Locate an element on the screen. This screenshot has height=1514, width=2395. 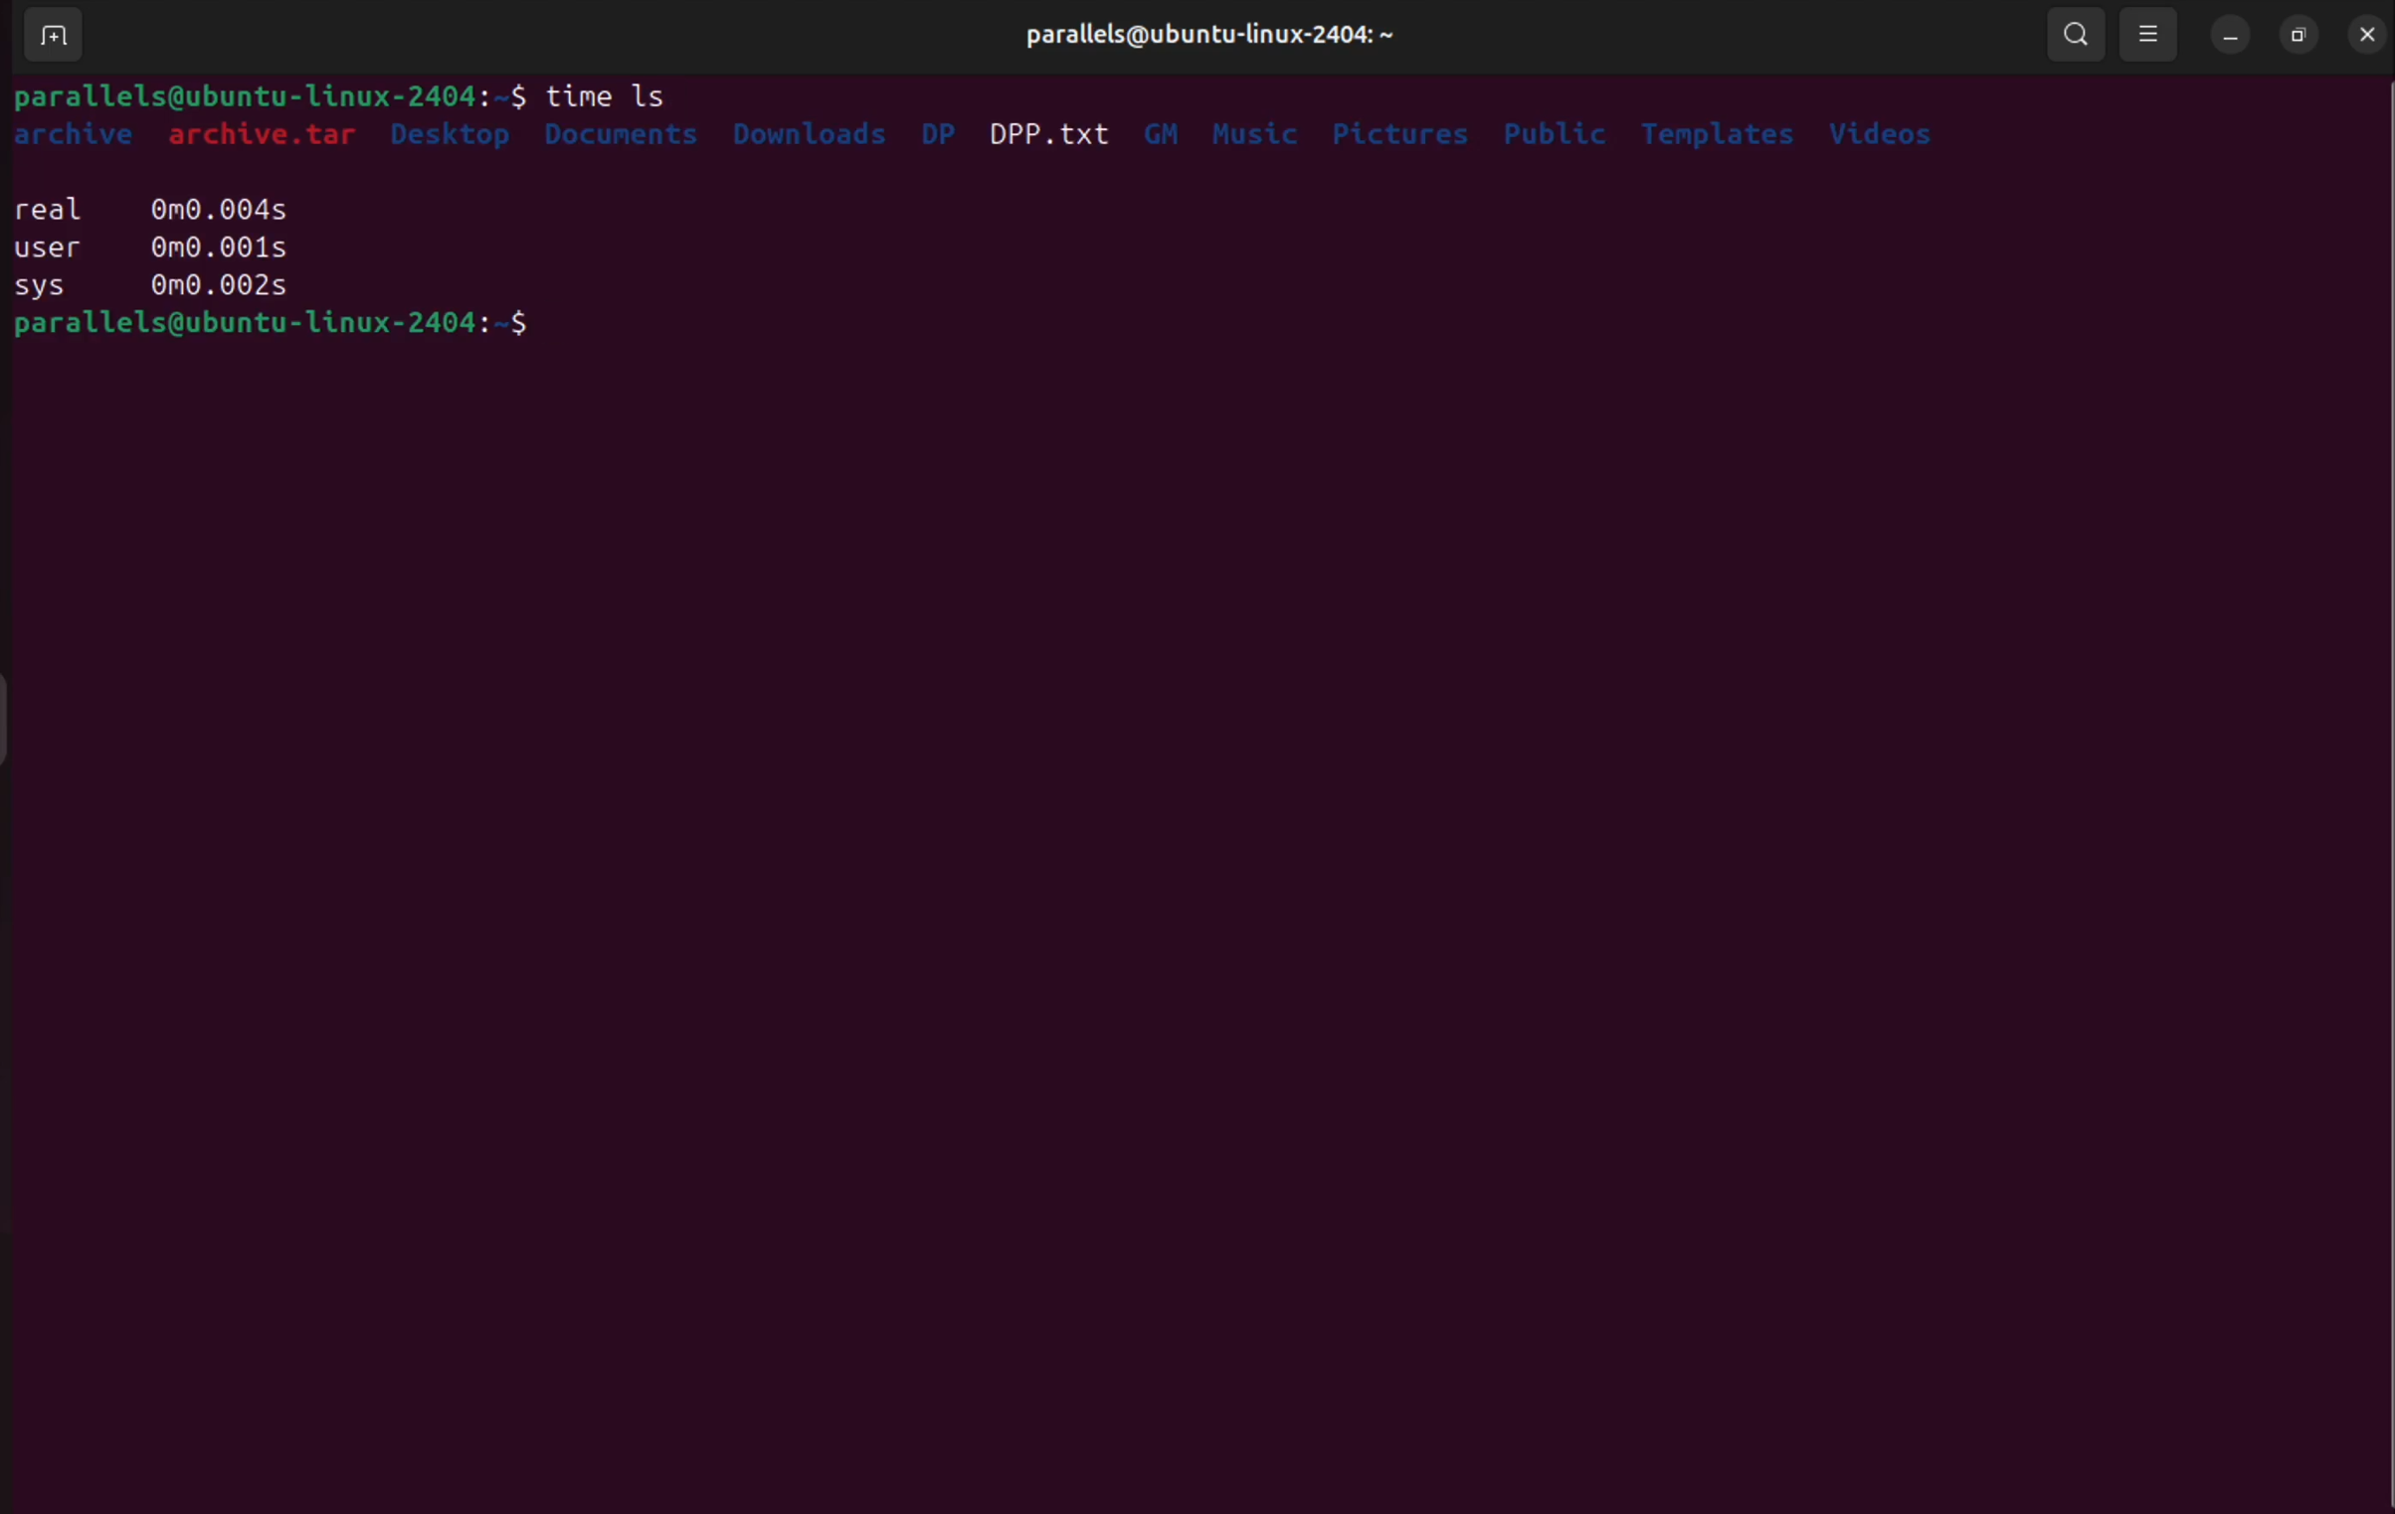
real is located at coordinates (53, 206).